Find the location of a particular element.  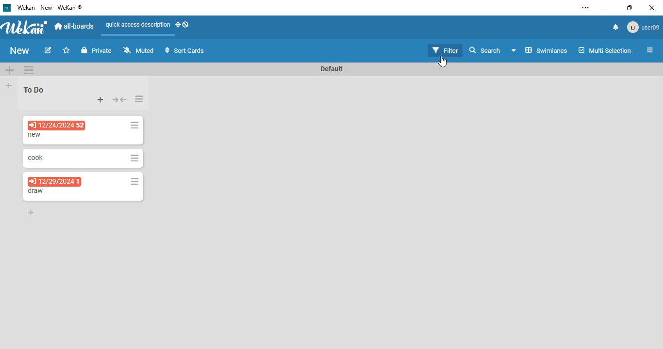

private is located at coordinates (97, 50).